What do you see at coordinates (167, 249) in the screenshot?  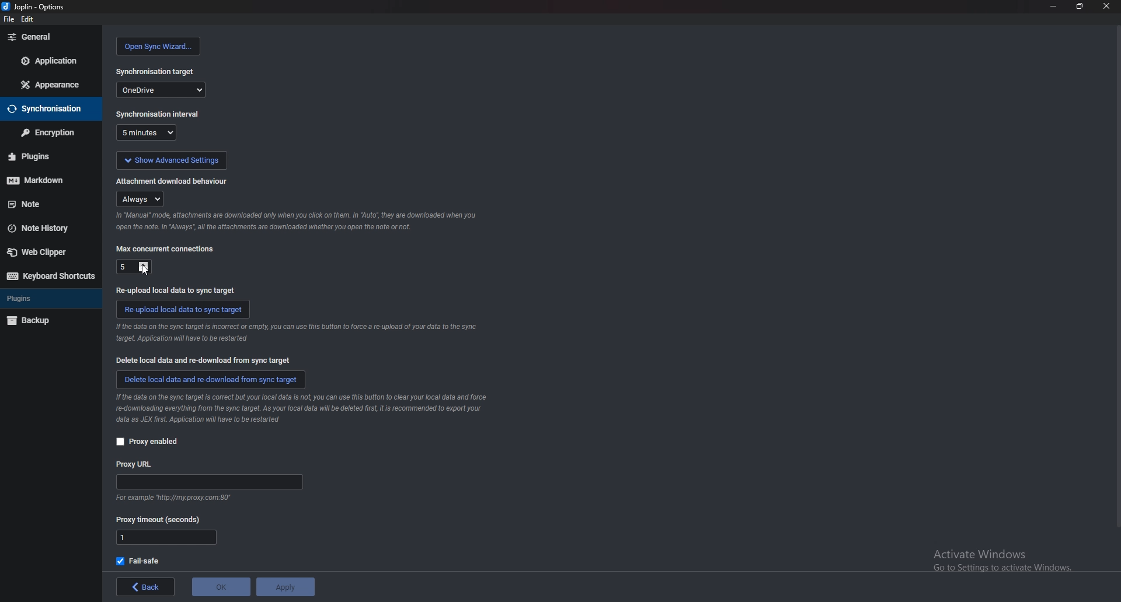 I see `max concurrent connections` at bounding box center [167, 249].